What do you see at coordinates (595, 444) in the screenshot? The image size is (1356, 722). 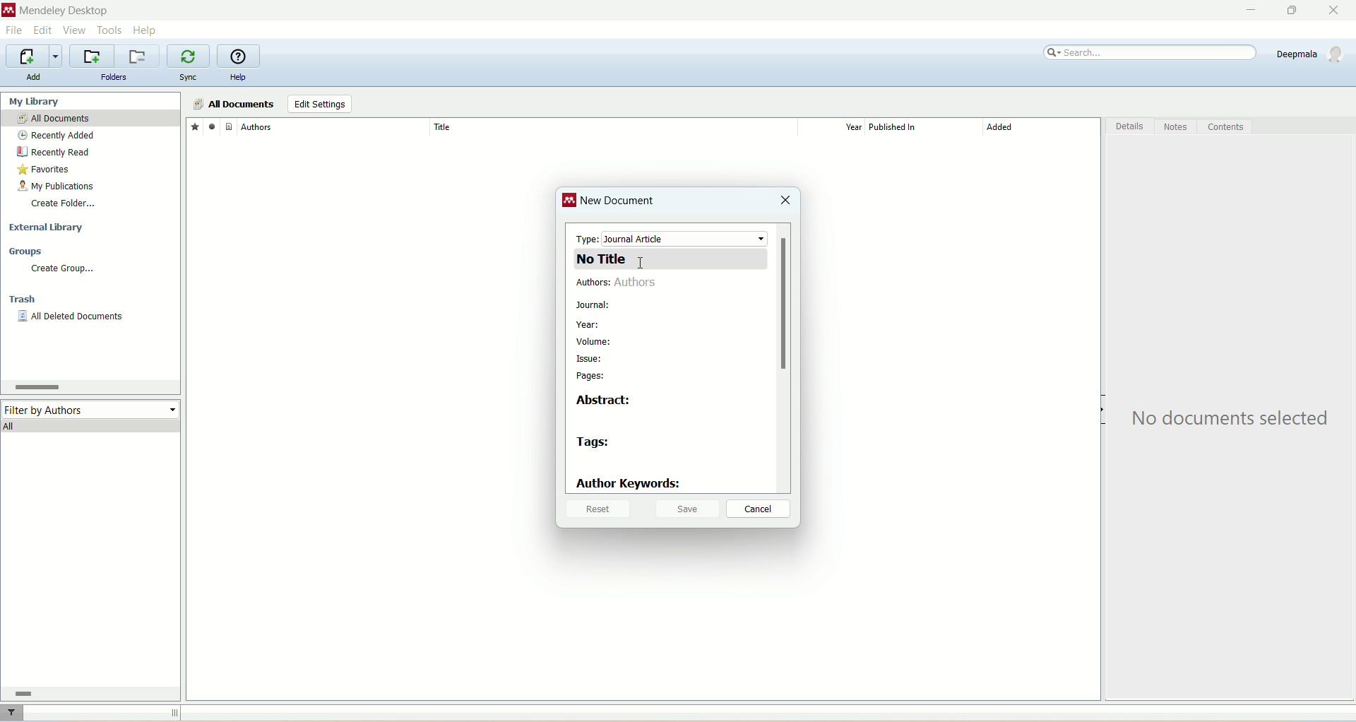 I see `tags` at bounding box center [595, 444].